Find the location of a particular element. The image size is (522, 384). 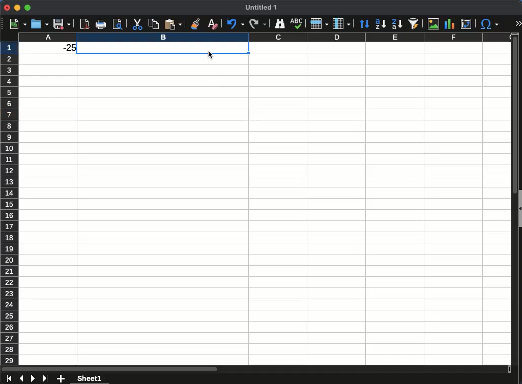

row is located at coordinates (318, 23).